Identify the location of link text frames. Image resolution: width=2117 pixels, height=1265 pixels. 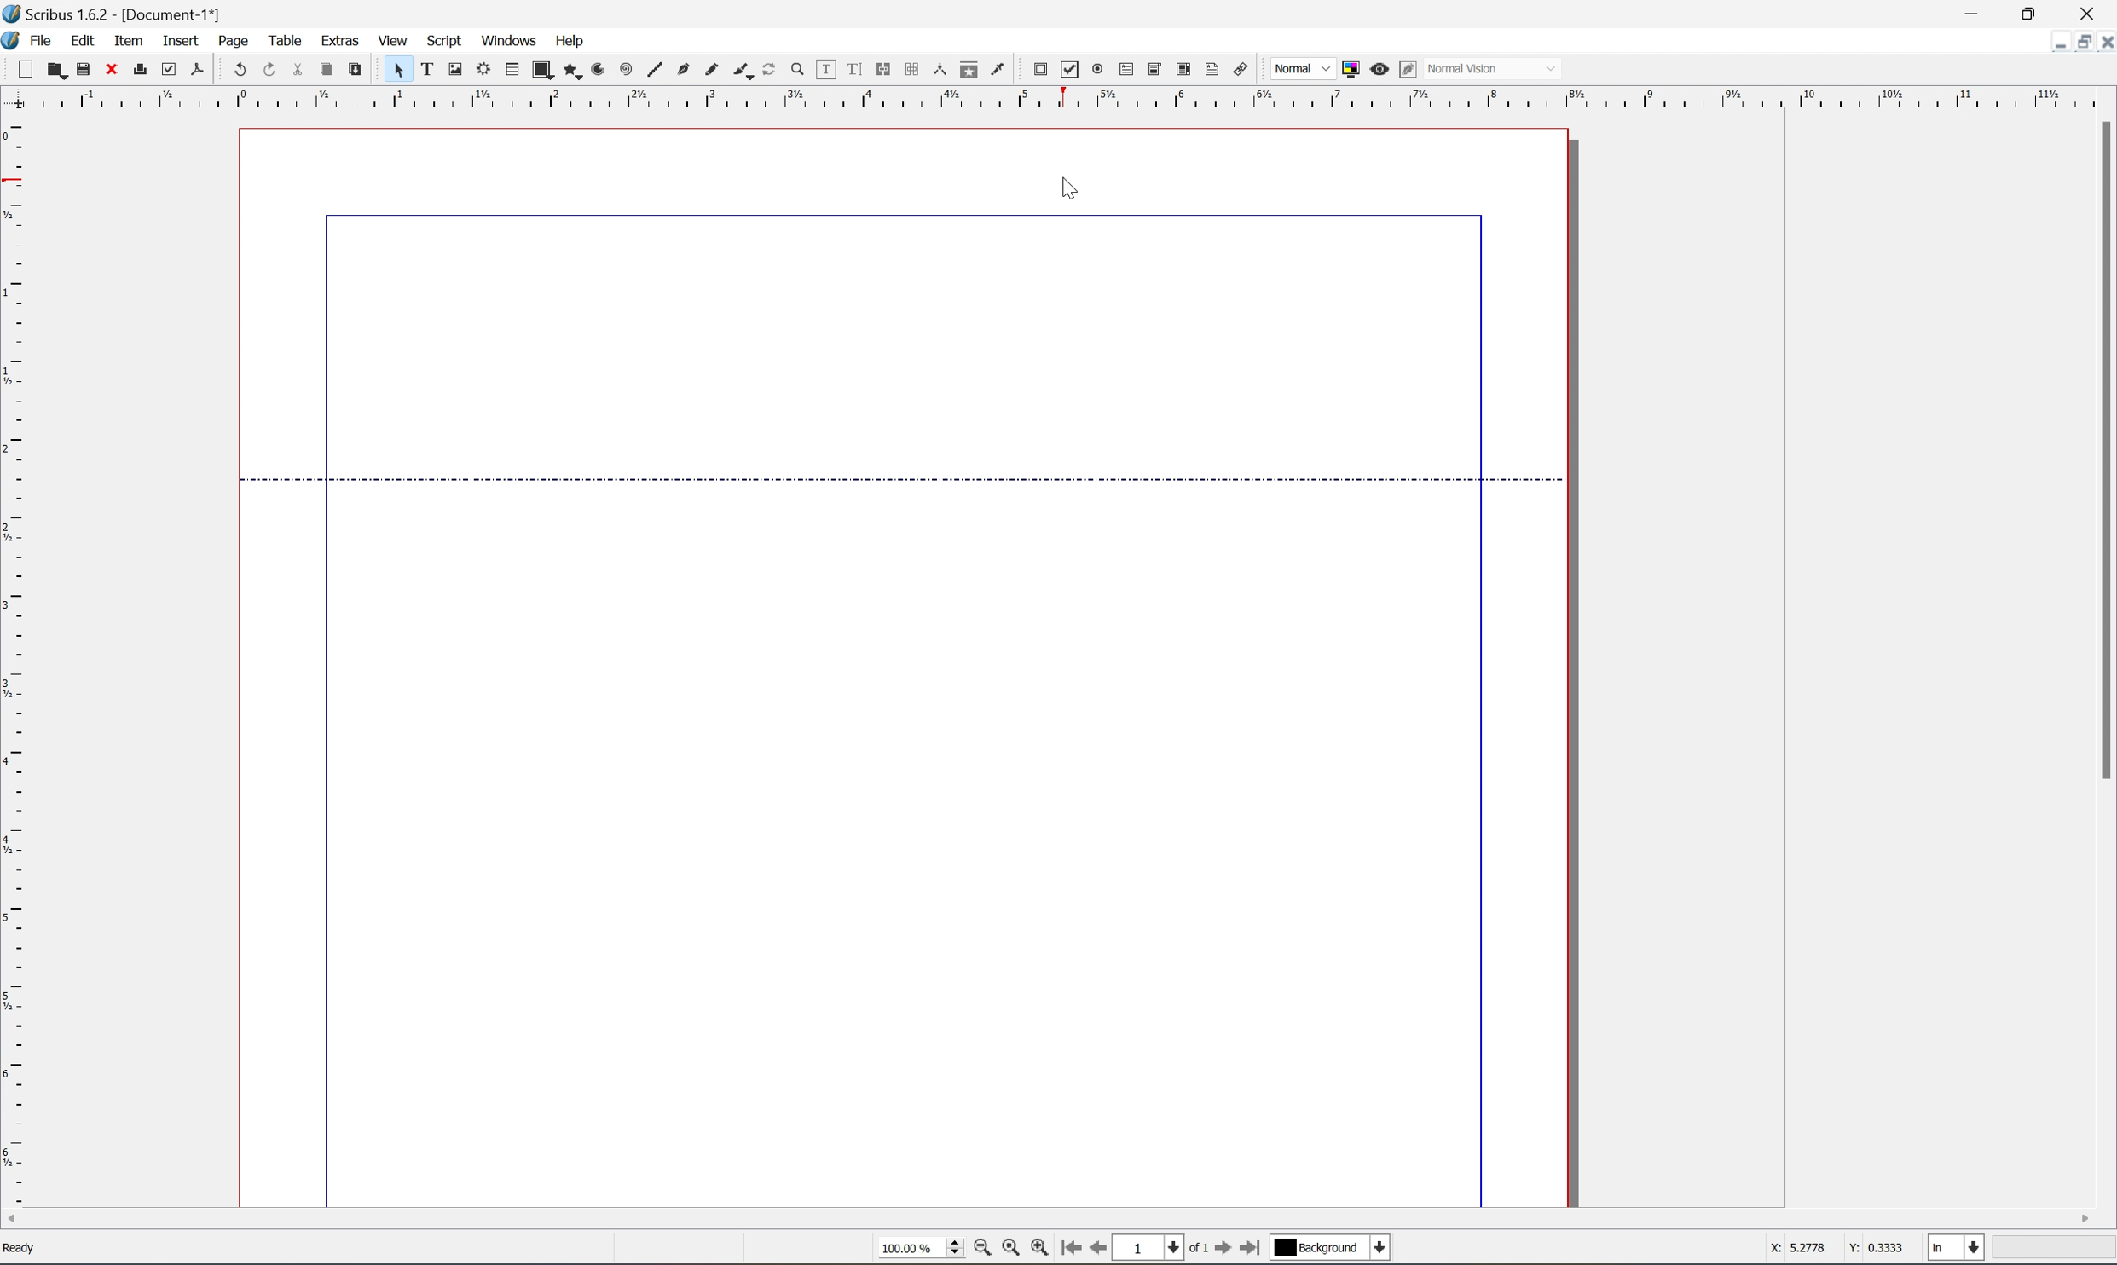
(885, 72).